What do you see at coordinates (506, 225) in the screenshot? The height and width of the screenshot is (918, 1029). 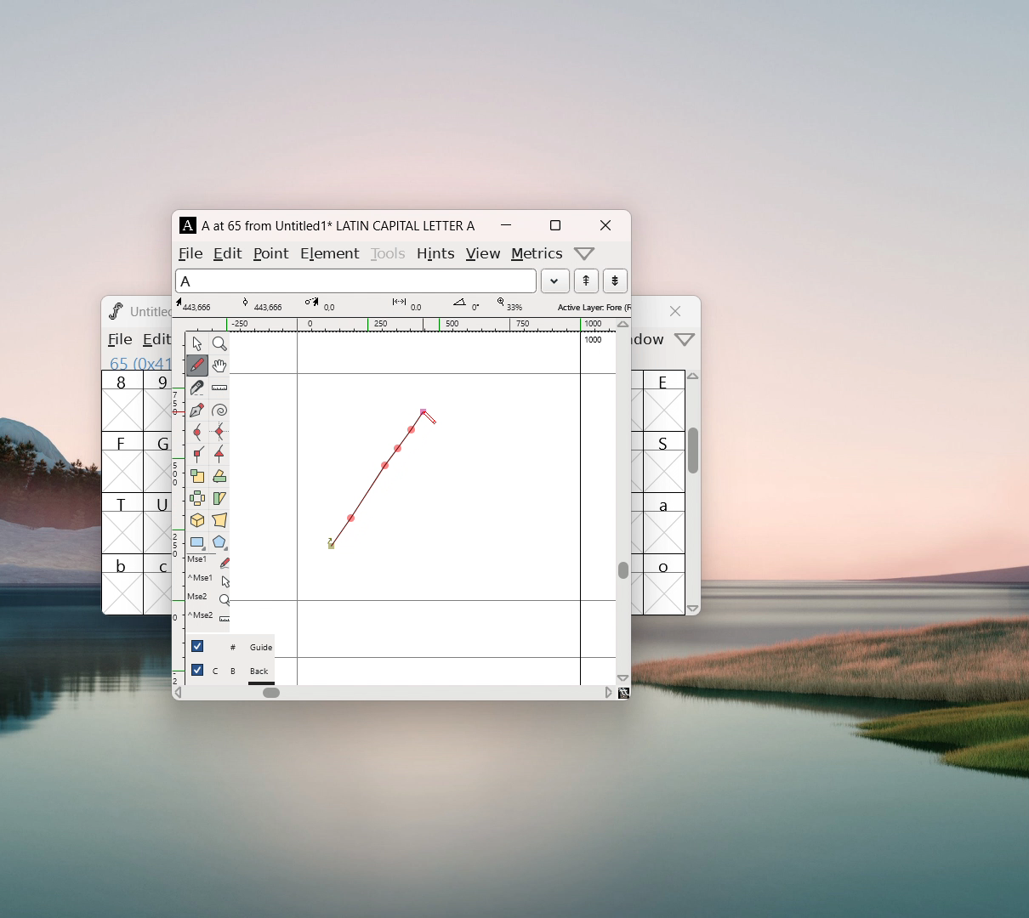 I see `mimize` at bounding box center [506, 225].